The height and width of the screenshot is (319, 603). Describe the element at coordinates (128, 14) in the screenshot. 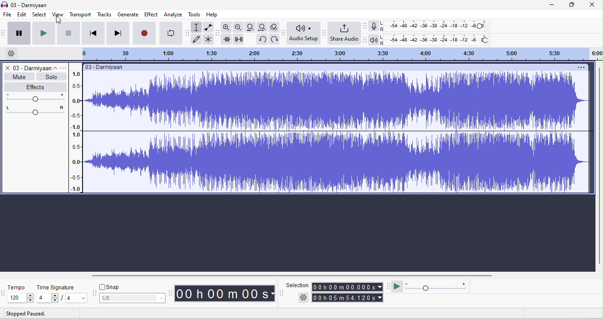

I see `generate` at that location.